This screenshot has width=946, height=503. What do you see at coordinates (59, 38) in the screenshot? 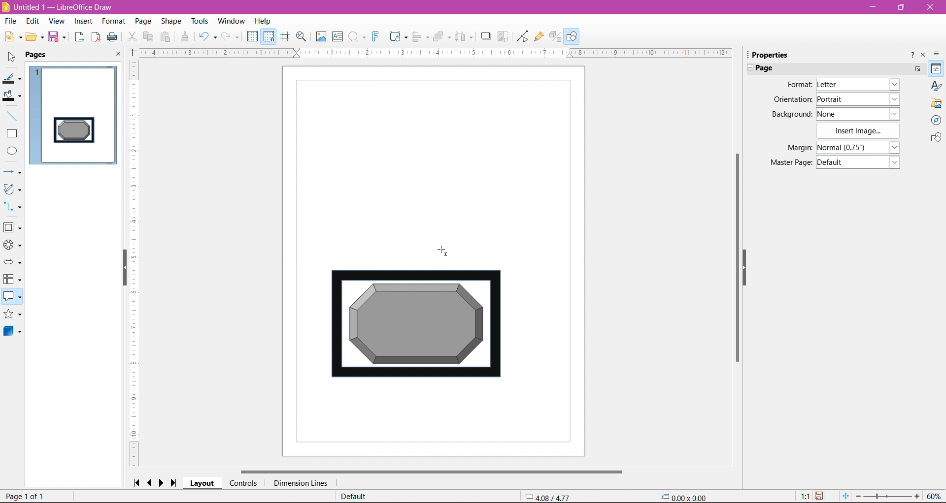
I see `Save` at bounding box center [59, 38].